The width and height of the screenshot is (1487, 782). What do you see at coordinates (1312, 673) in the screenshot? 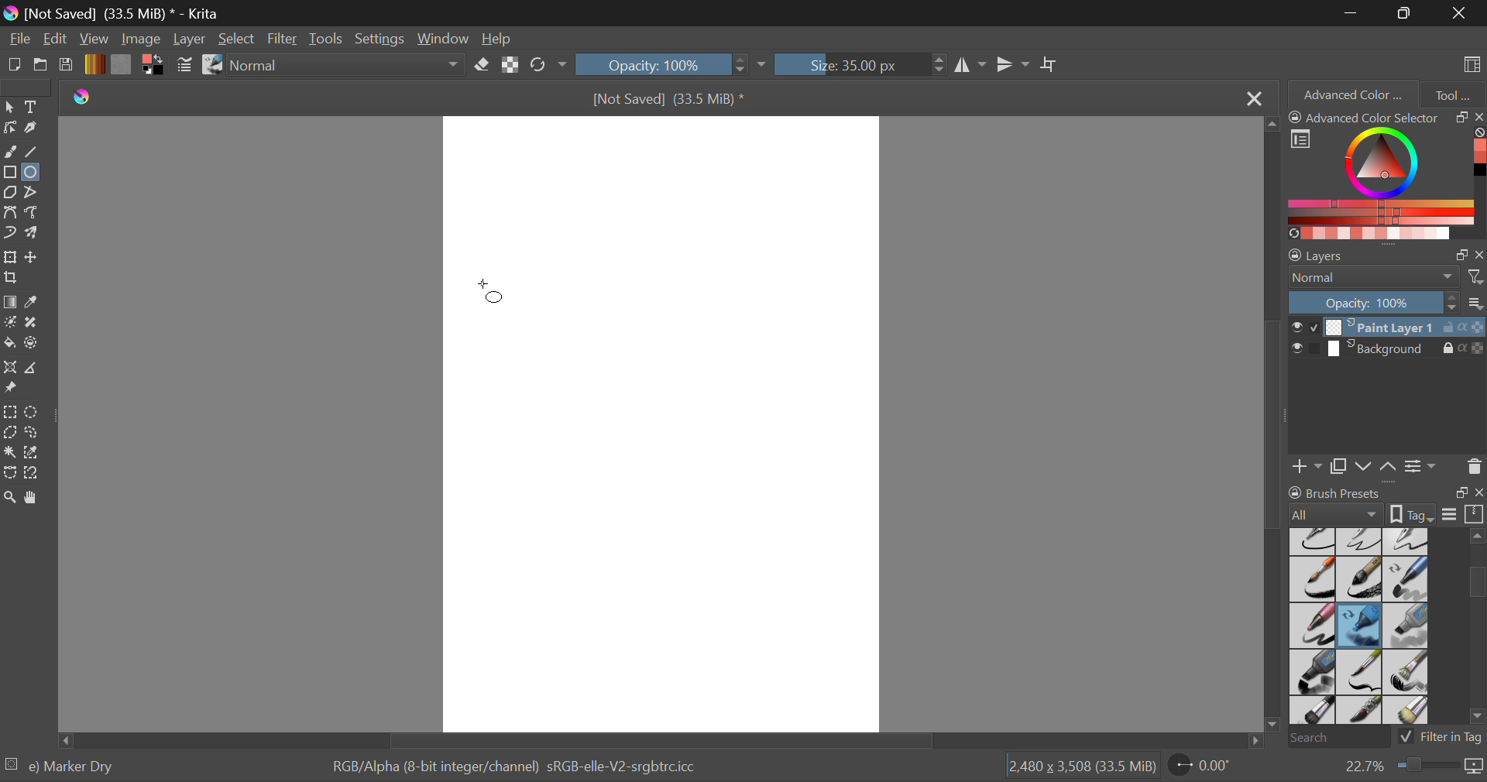
I see `Marker Plain` at bounding box center [1312, 673].